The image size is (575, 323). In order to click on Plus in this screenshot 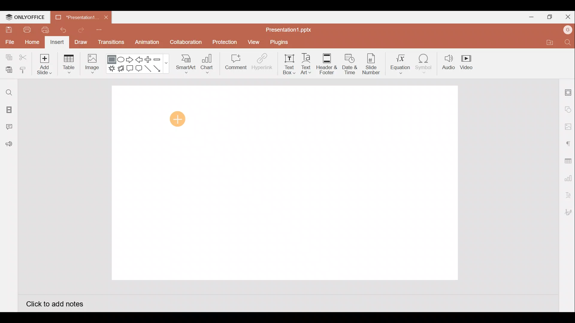, I will do `click(149, 60)`.